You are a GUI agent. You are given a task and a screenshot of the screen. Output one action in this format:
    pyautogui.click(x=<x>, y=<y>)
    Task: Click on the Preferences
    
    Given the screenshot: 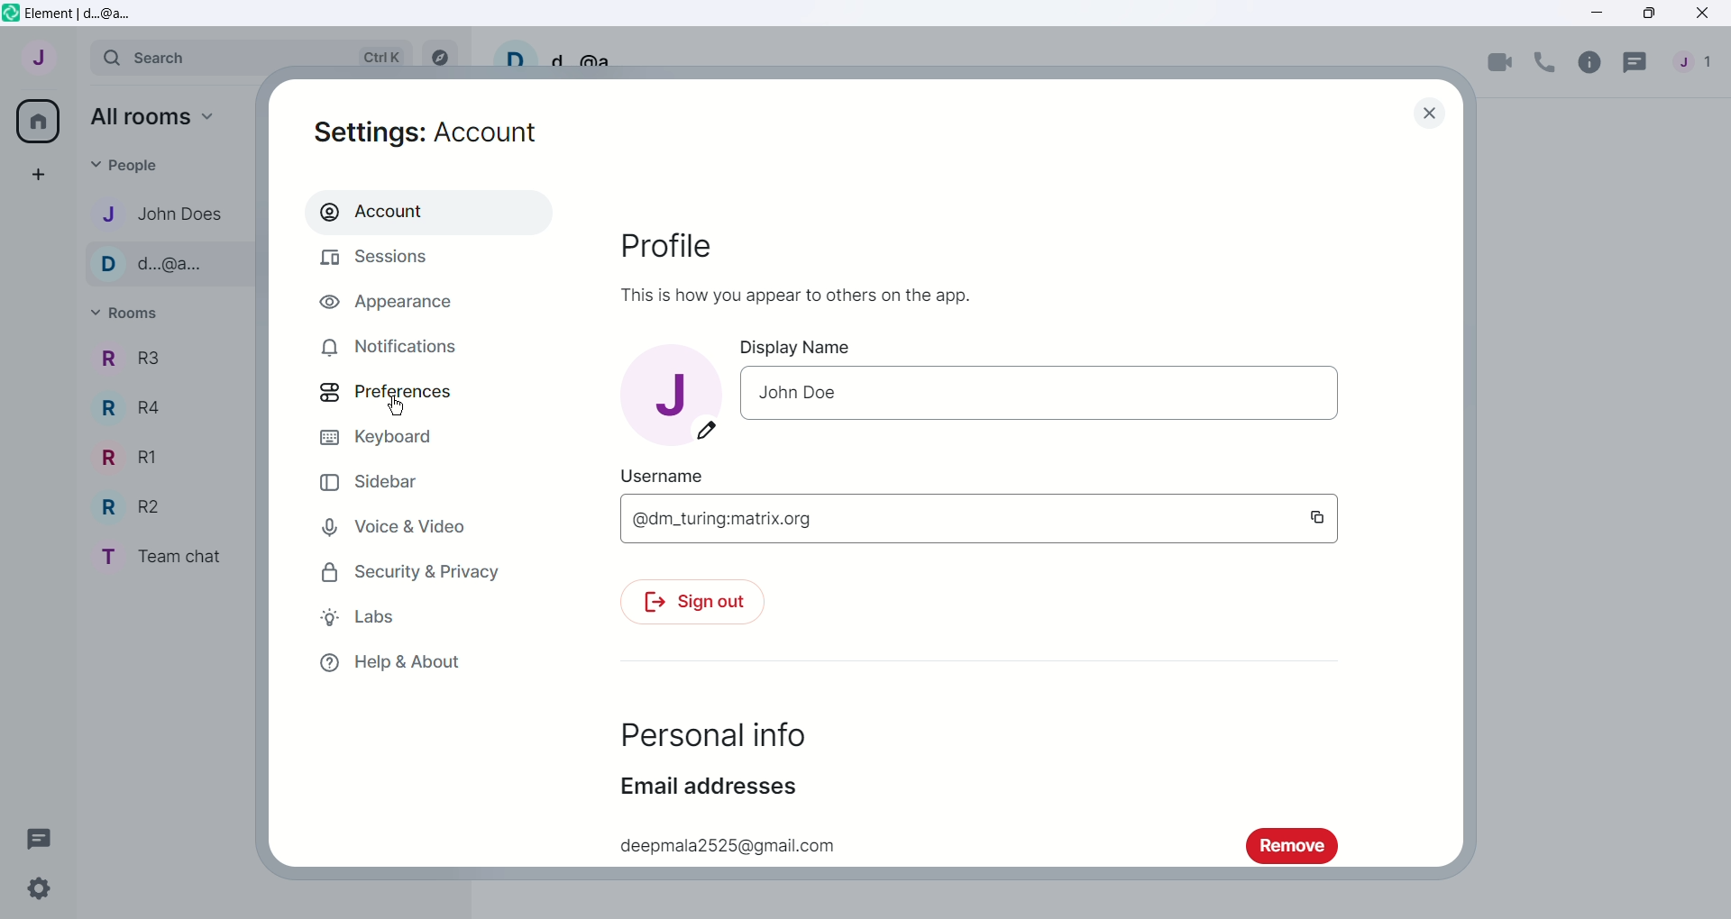 What is the action you would take?
    pyautogui.click(x=419, y=394)
    